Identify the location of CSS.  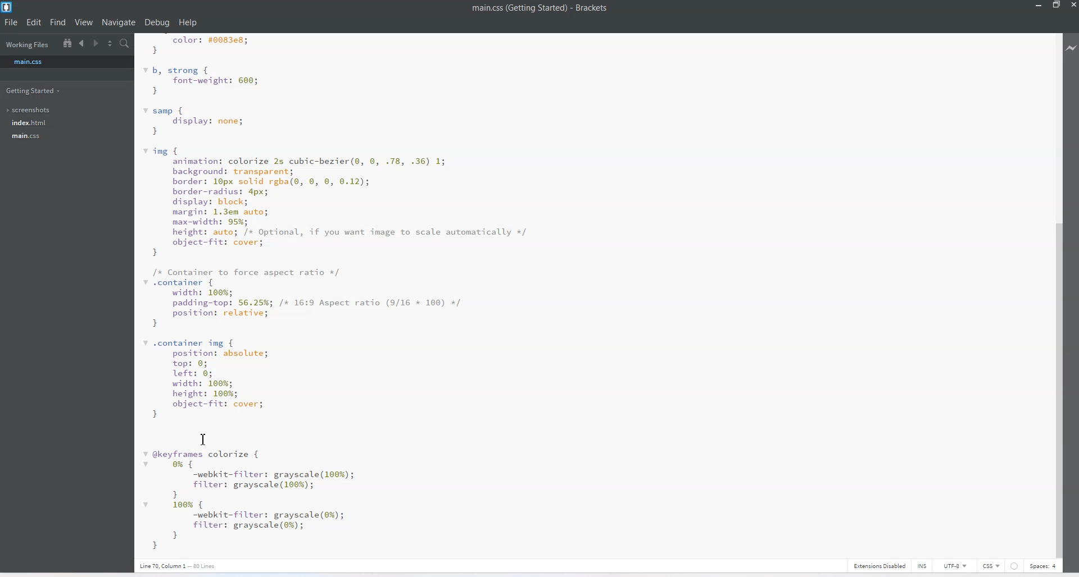
(991, 565).